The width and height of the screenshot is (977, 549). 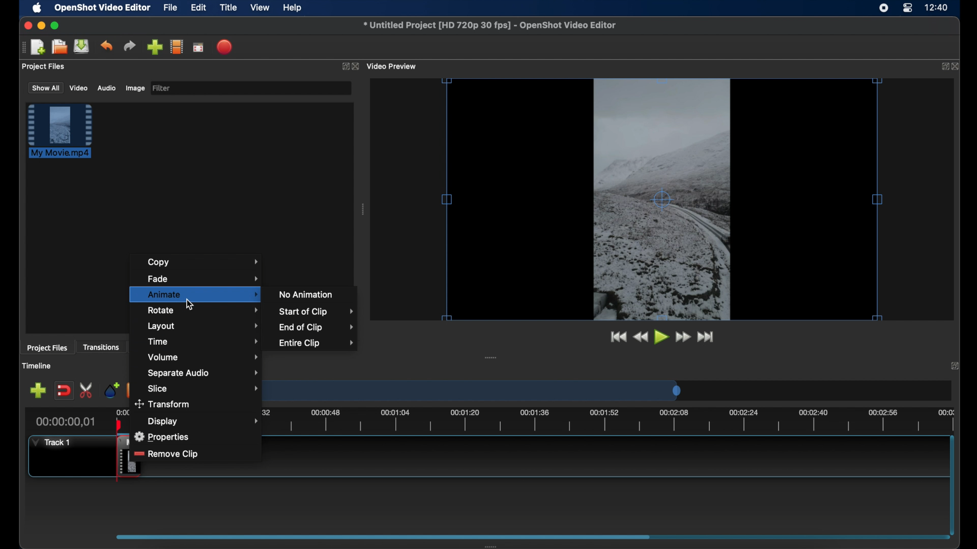 What do you see at coordinates (641, 337) in the screenshot?
I see `rewind` at bounding box center [641, 337].